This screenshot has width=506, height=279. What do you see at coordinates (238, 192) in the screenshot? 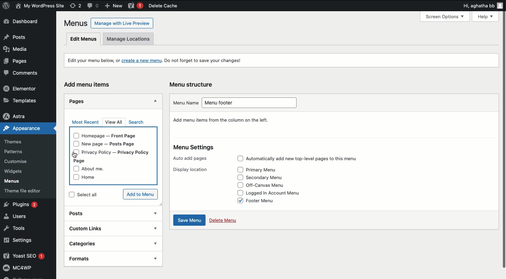
I see `Check box` at bounding box center [238, 192].